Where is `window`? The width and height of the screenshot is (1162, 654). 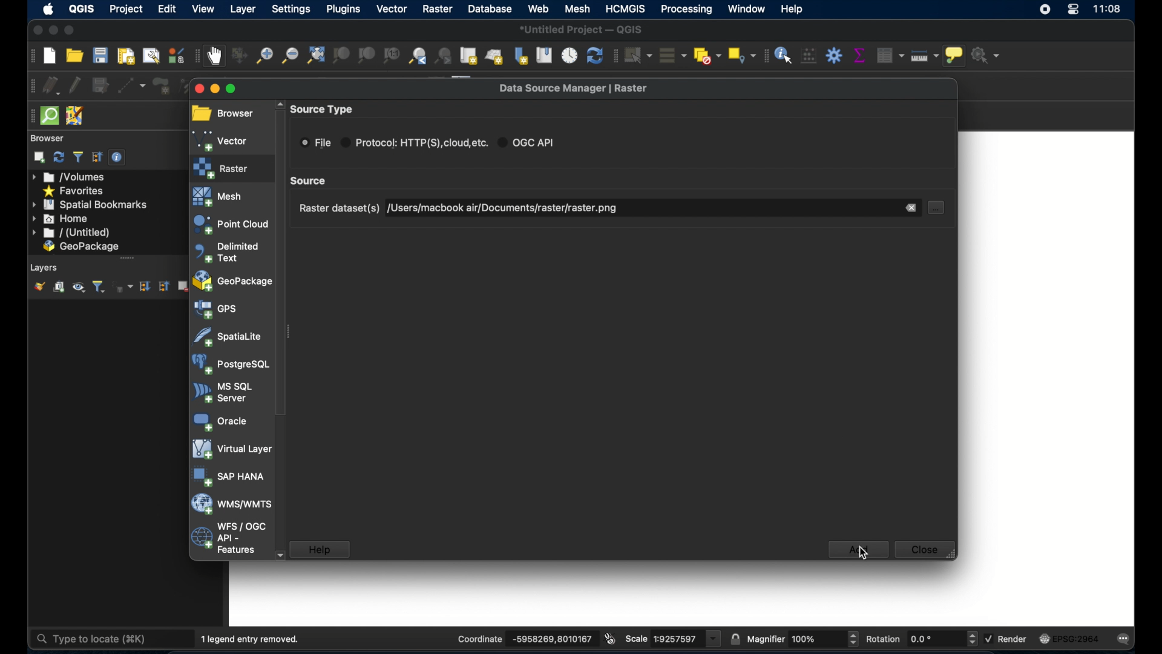
window is located at coordinates (746, 8).